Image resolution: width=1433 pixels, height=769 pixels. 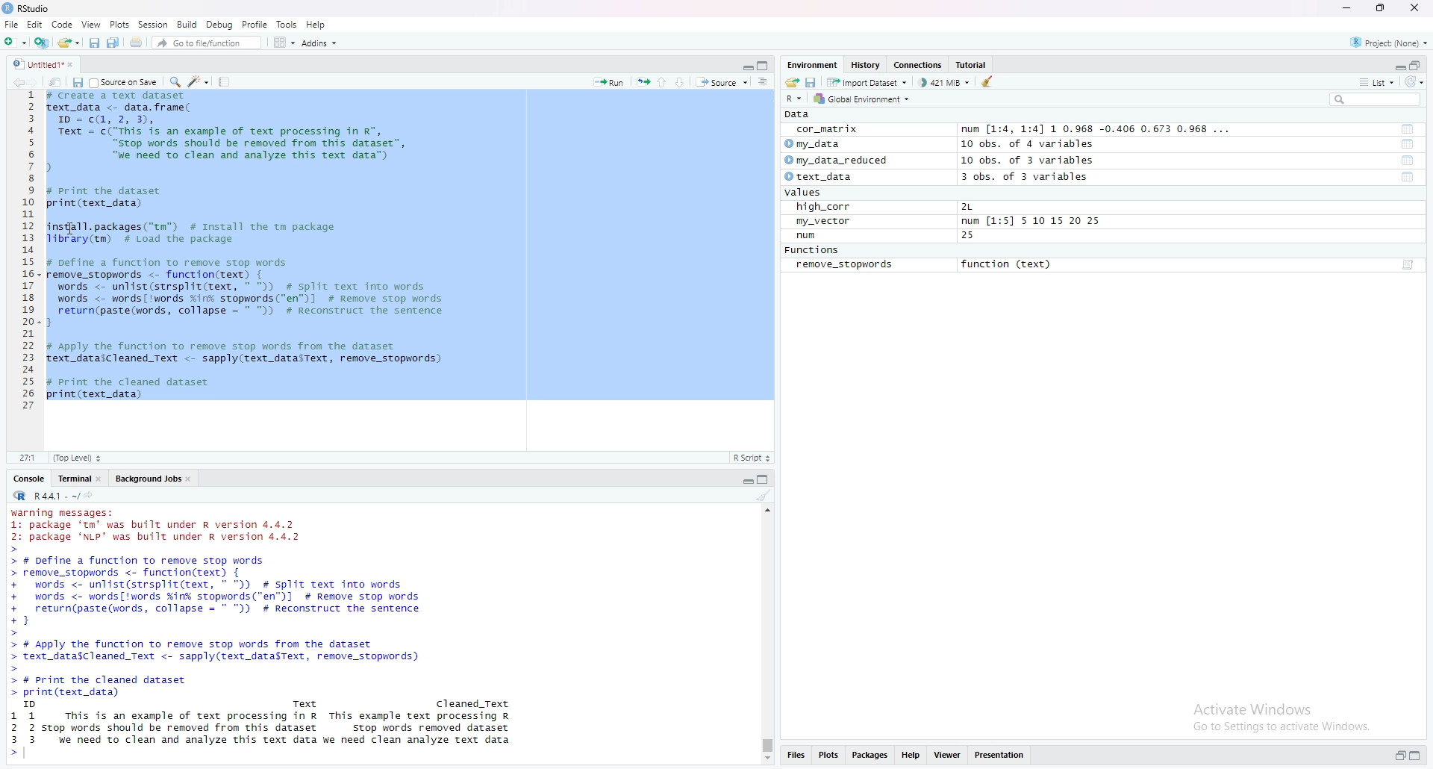 I want to click on profile, so click(x=257, y=24).